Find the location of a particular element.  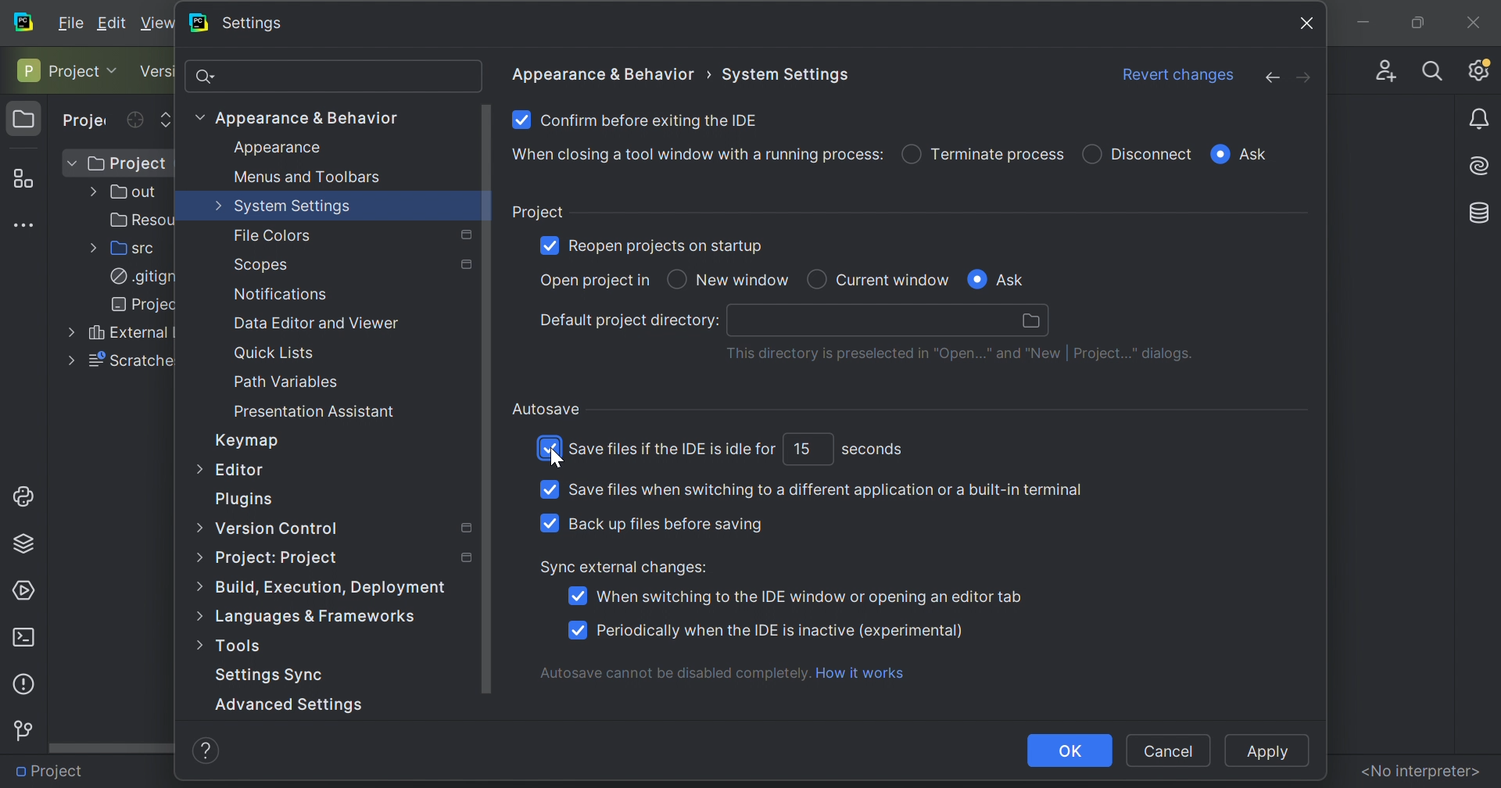

Plugins is located at coordinates (248, 500).